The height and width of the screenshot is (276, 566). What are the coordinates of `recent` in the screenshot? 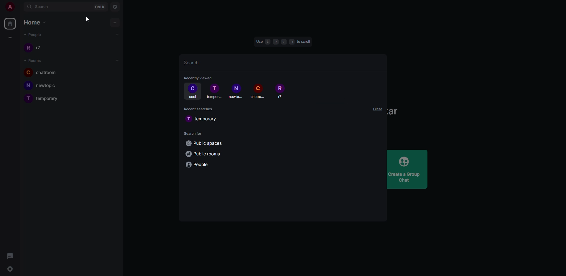 It's located at (200, 109).